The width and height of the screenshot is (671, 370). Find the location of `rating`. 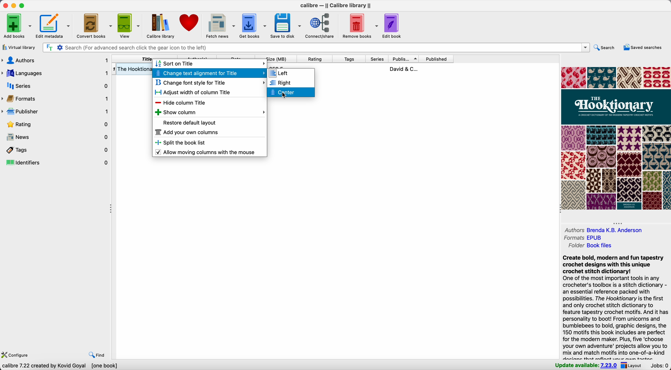

rating is located at coordinates (316, 58).